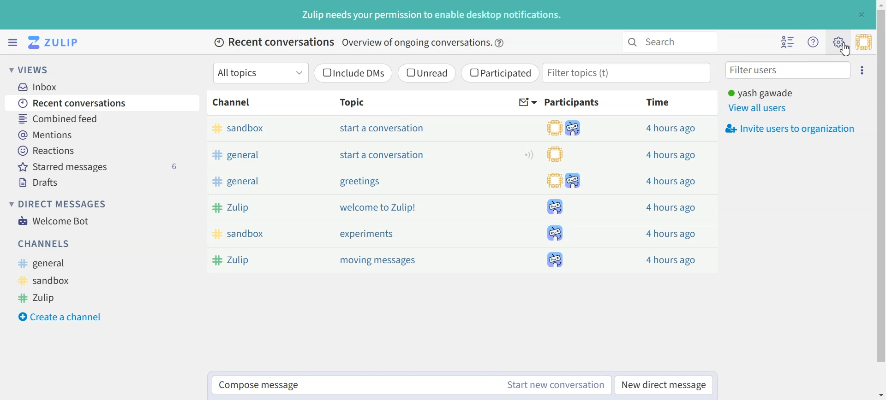 The image size is (886, 400). I want to click on Include DMs, so click(354, 73).